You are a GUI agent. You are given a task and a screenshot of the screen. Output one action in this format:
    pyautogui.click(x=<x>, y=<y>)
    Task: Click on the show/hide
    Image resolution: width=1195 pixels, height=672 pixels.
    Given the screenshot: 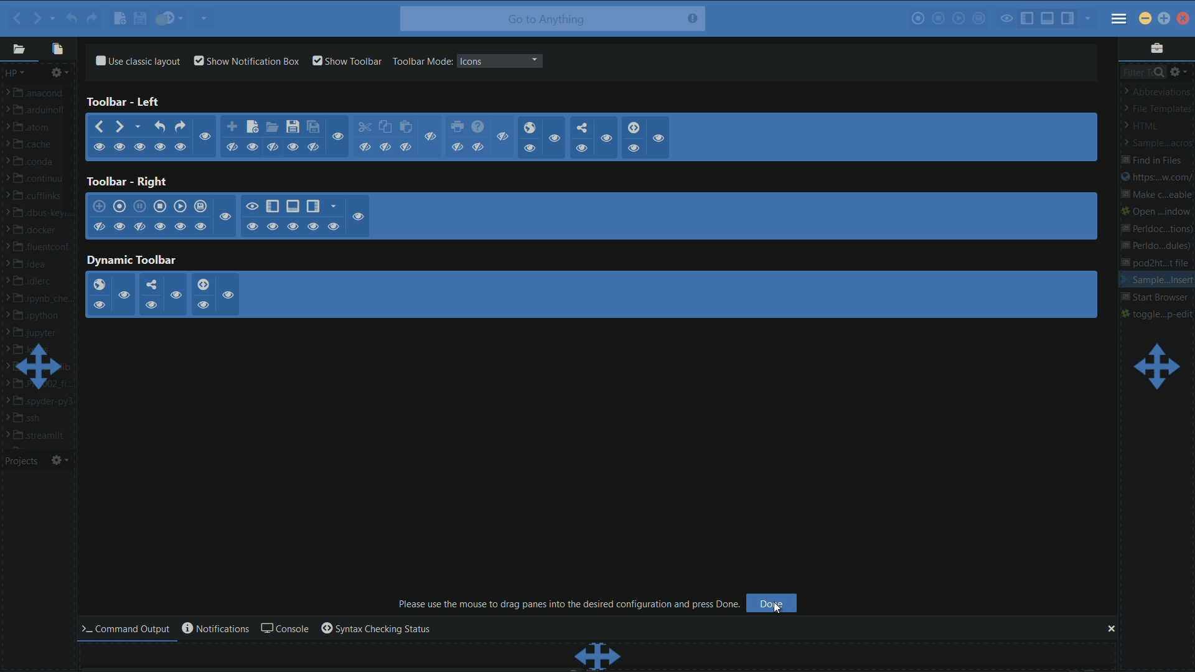 What is the action you would take?
    pyautogui.click(x=583, y=149)
    